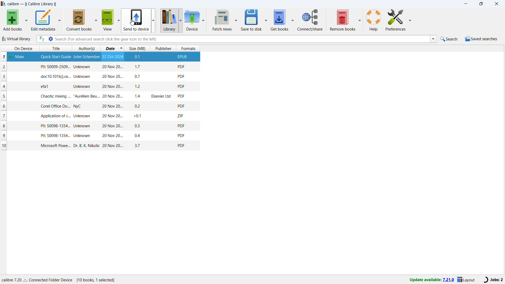 The image size is (505, 284). I want to click on sort by title, so click(55, 48).